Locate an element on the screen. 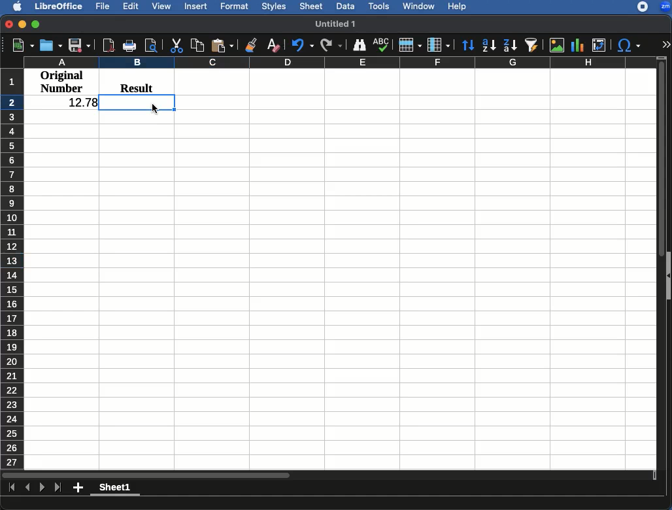 The image size is (672, 510). Edit is located at coordinates (131, 7).